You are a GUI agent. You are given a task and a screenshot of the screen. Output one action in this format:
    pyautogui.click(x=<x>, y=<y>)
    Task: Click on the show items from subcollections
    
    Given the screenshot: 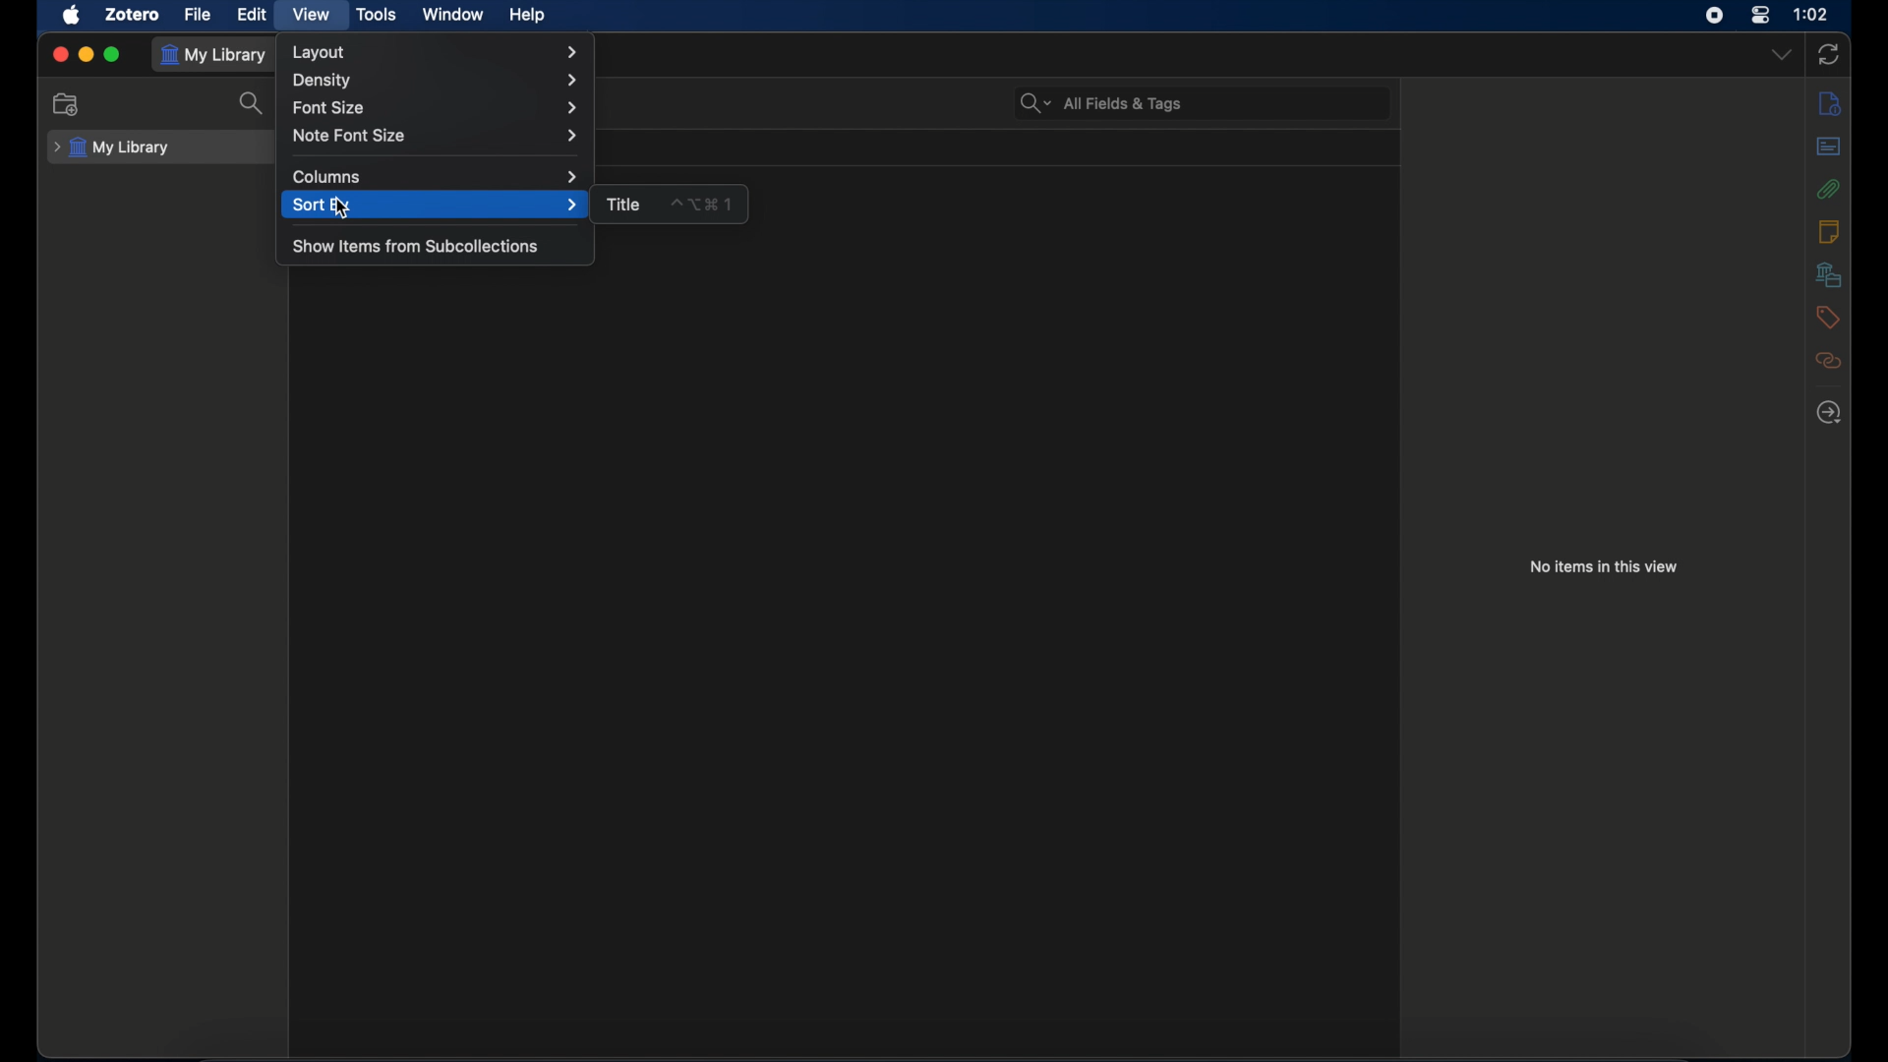 What is the action you would take?
    pyautogui.click(x=415, y=246)
    